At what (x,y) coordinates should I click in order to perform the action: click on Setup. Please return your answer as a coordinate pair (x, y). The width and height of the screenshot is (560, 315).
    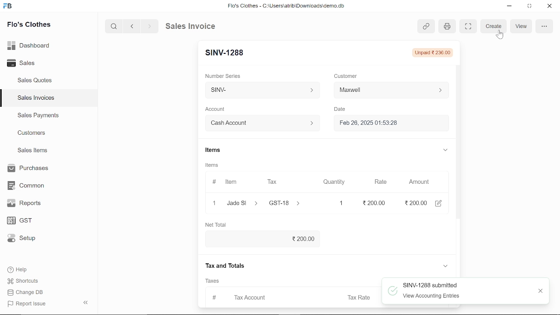
    Looking at the image, I should click on (28, 239).